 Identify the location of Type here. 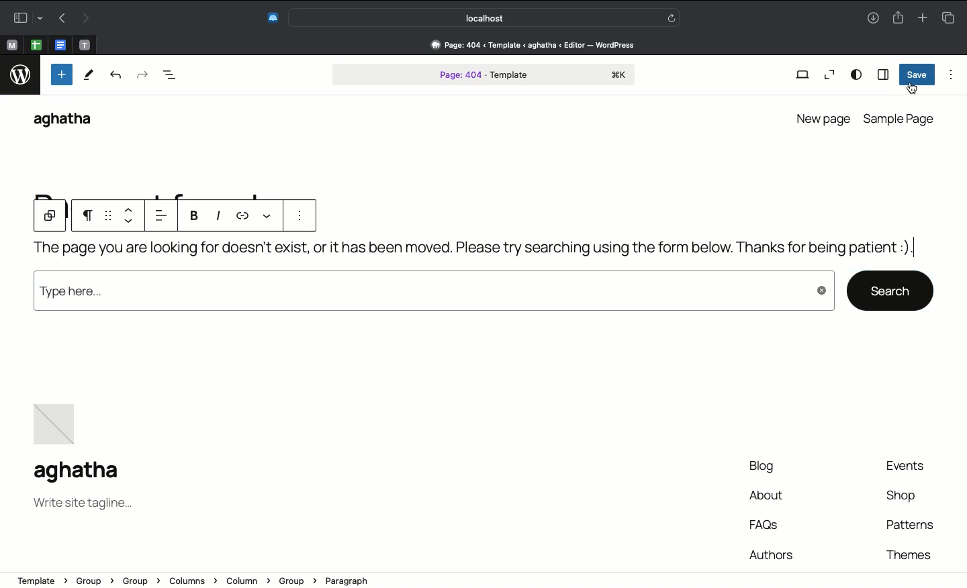
(432, 295).